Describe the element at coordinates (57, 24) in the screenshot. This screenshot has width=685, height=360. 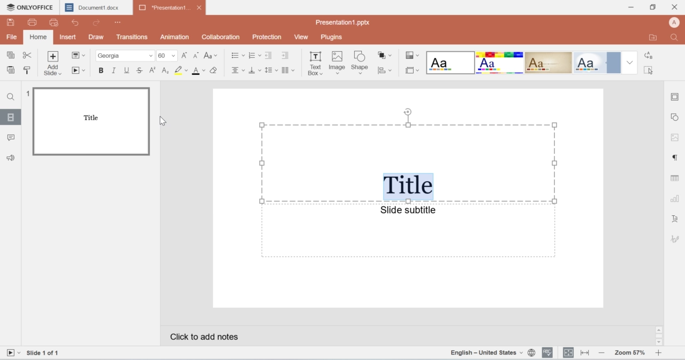
I see `preview` at that location.